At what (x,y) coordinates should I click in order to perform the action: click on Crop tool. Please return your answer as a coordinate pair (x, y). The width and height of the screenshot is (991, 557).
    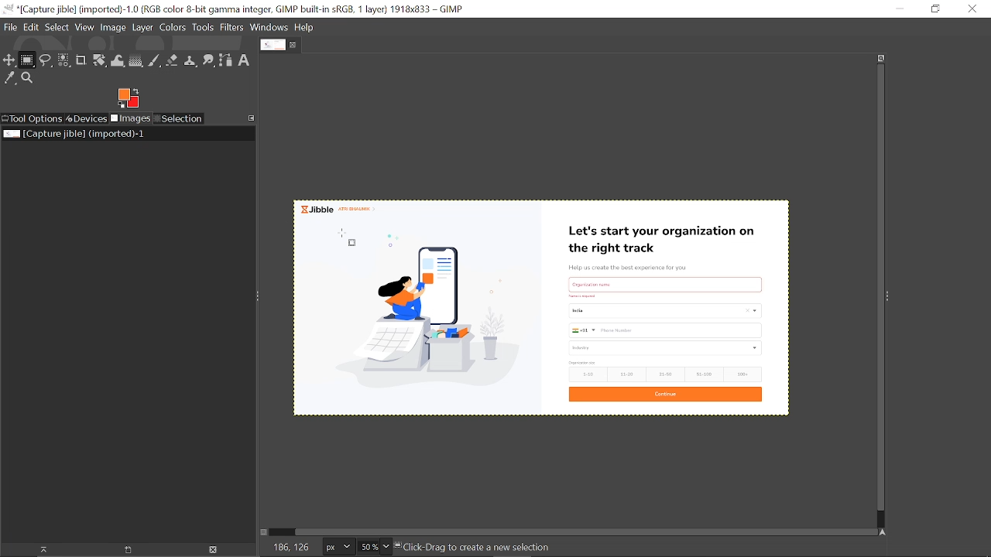
    Looking at the image, I should click on (81, 61).